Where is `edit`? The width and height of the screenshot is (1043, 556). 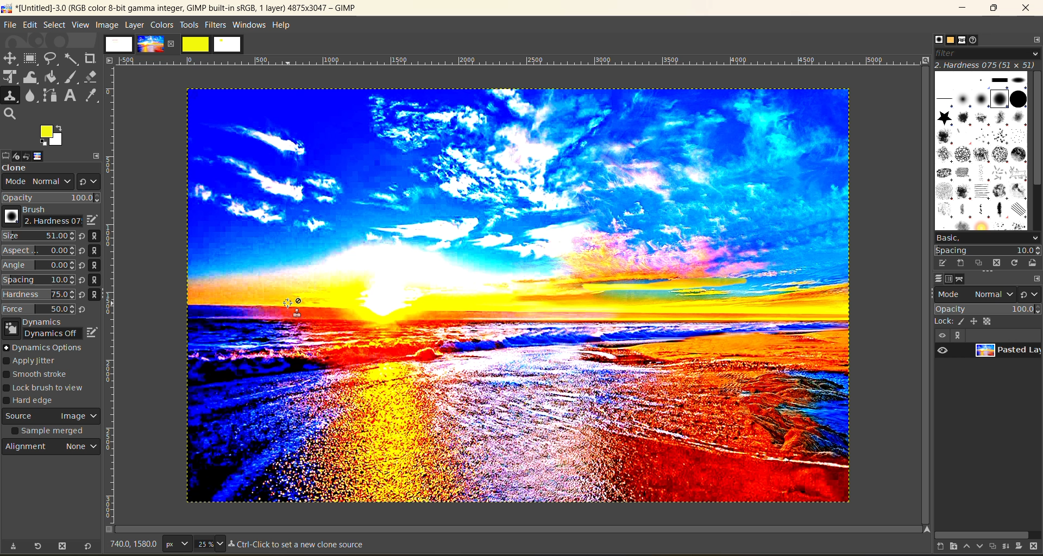 edit is located at coordinates (93, 331).